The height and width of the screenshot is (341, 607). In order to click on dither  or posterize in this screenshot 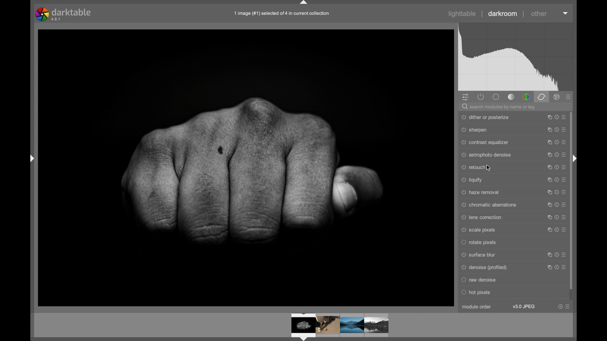, I will do `click(486, 117)`.